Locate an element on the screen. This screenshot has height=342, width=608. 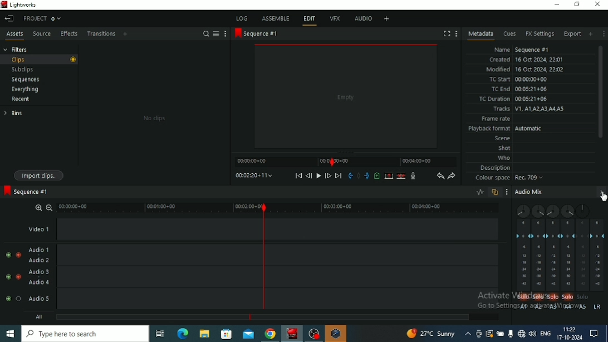
Microsoft store is located at coordinates (227, 334).